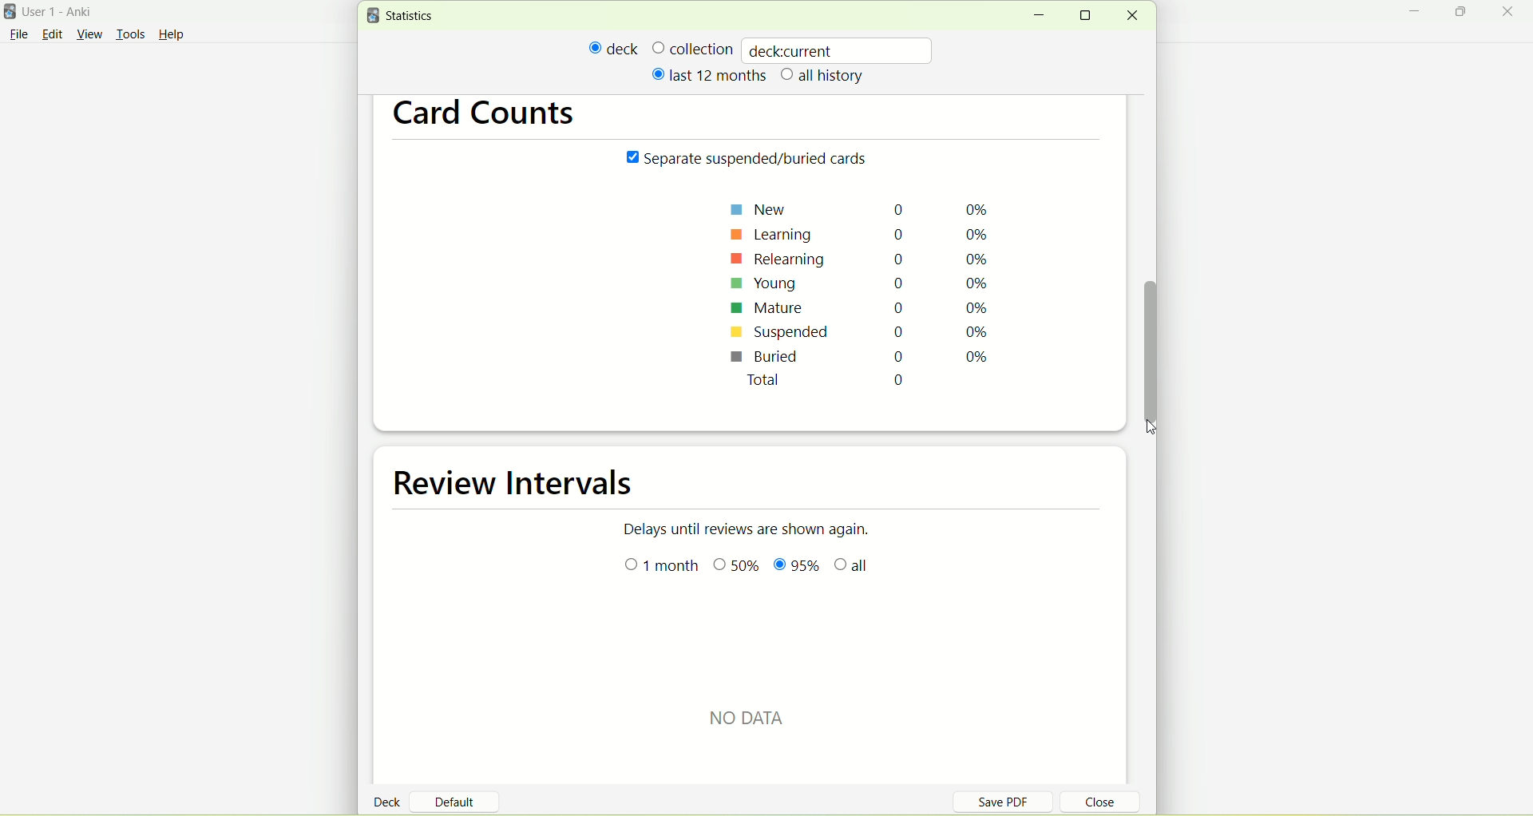 The width and height of the screenshot is (1533, 816). I want to click on minimize, so click(1419, 14).